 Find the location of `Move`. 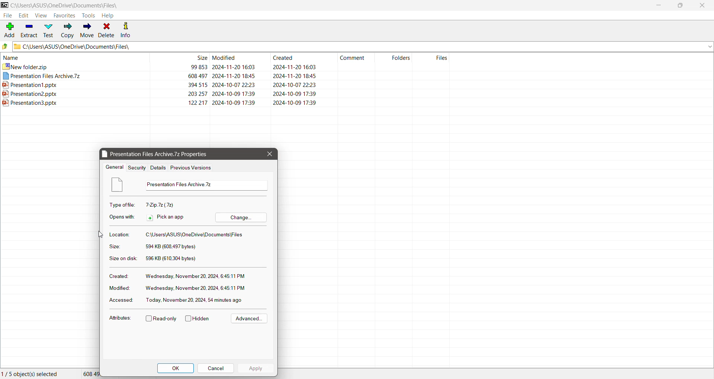

Move is located at coordinates (86, 30).